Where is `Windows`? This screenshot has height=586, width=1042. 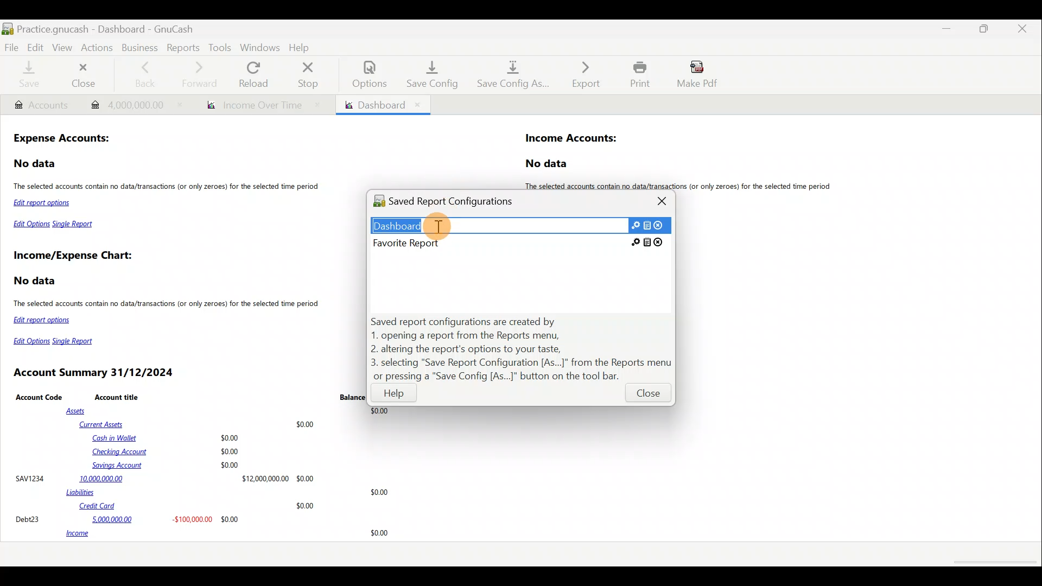 Windows is located at coordinates (260, 47).